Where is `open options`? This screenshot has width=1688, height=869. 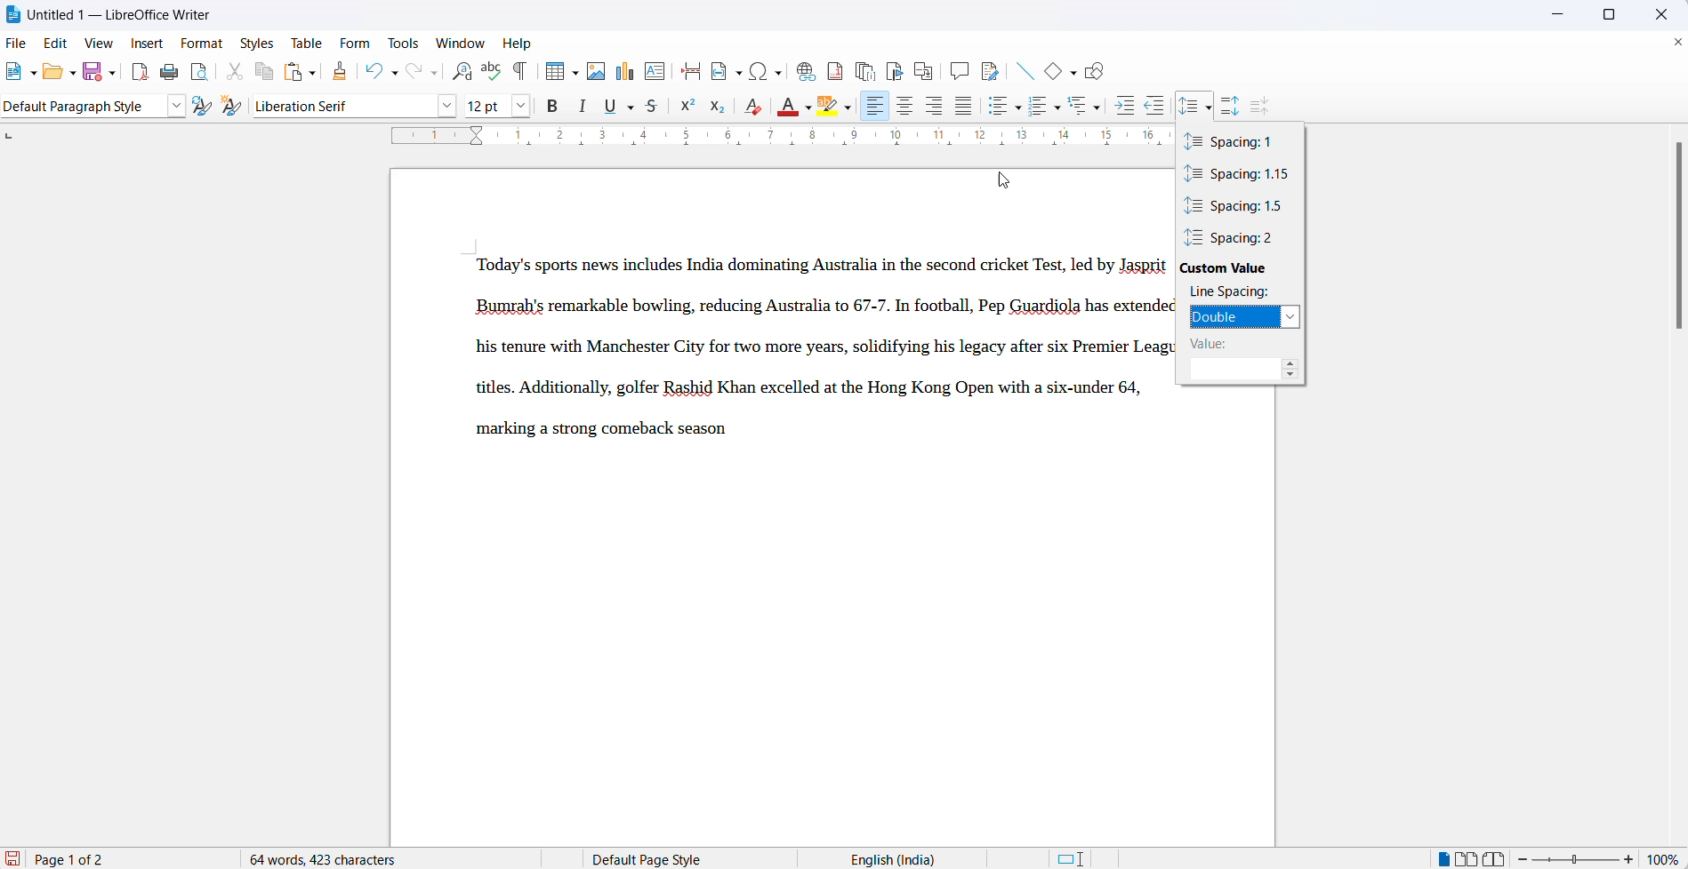
open options is located at coordinates (68, 73).